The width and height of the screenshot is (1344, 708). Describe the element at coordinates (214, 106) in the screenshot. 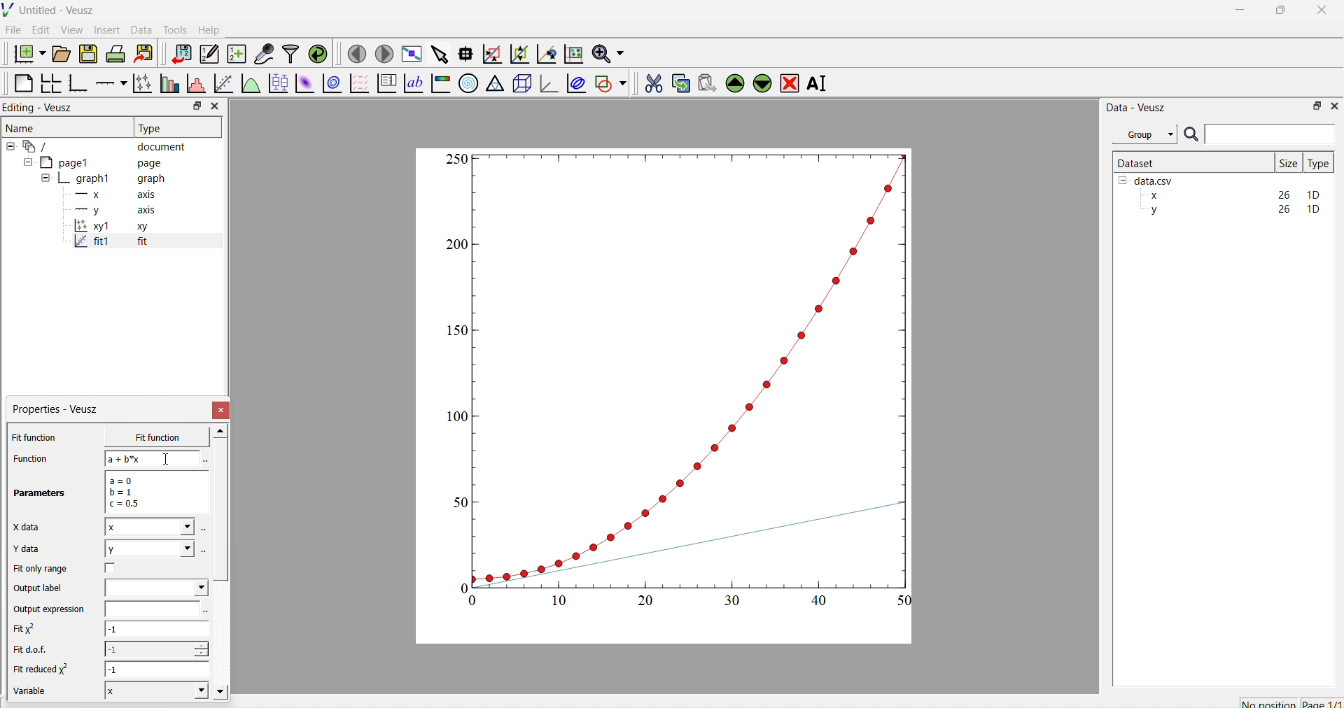

I see `Close` at that location.